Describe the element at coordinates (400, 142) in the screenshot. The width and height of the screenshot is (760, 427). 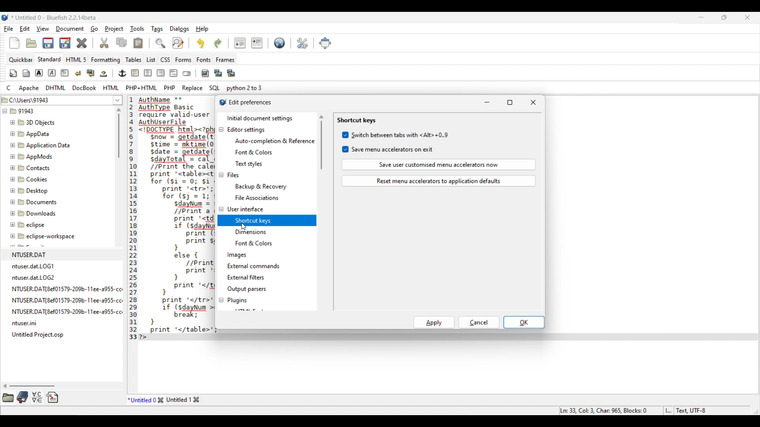
I see `Shortcut key toggle options` at that location.